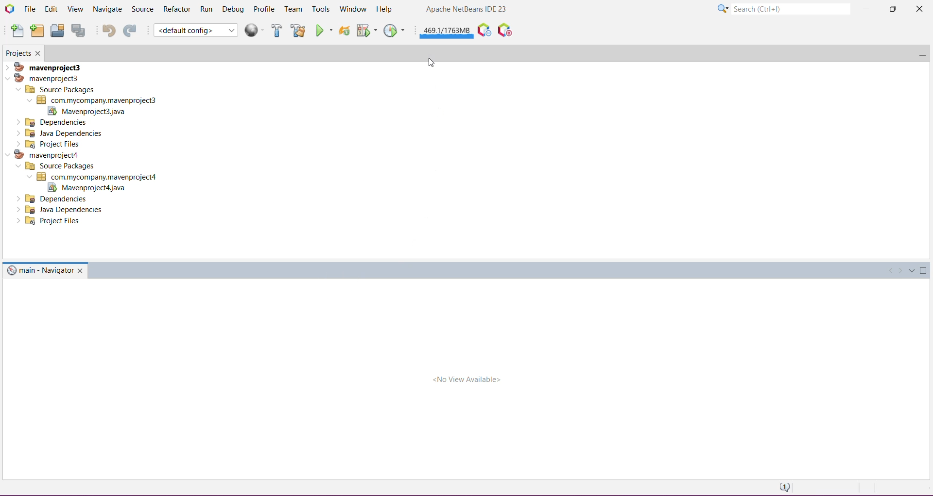 Image resolution: width=933 pixels, height=496 pixels. I want to click on Run, so click(207, 9).